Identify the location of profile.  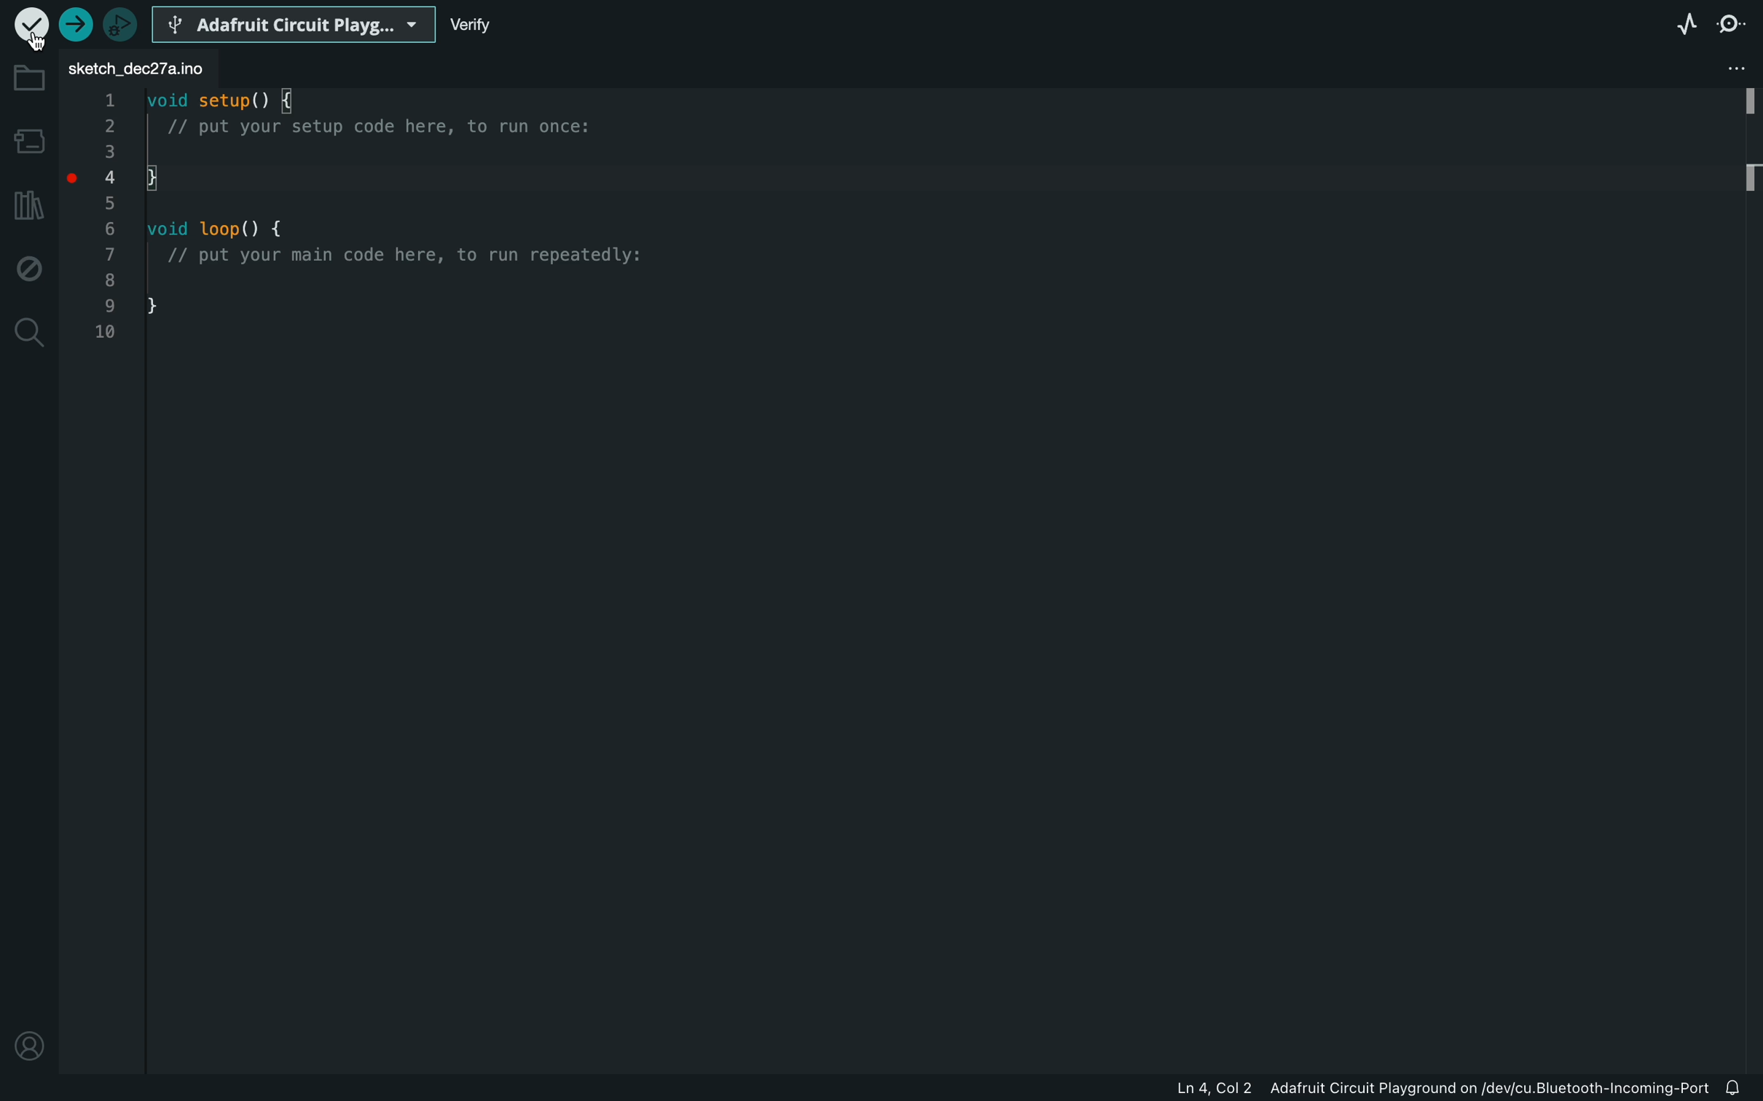
(27, 1045).